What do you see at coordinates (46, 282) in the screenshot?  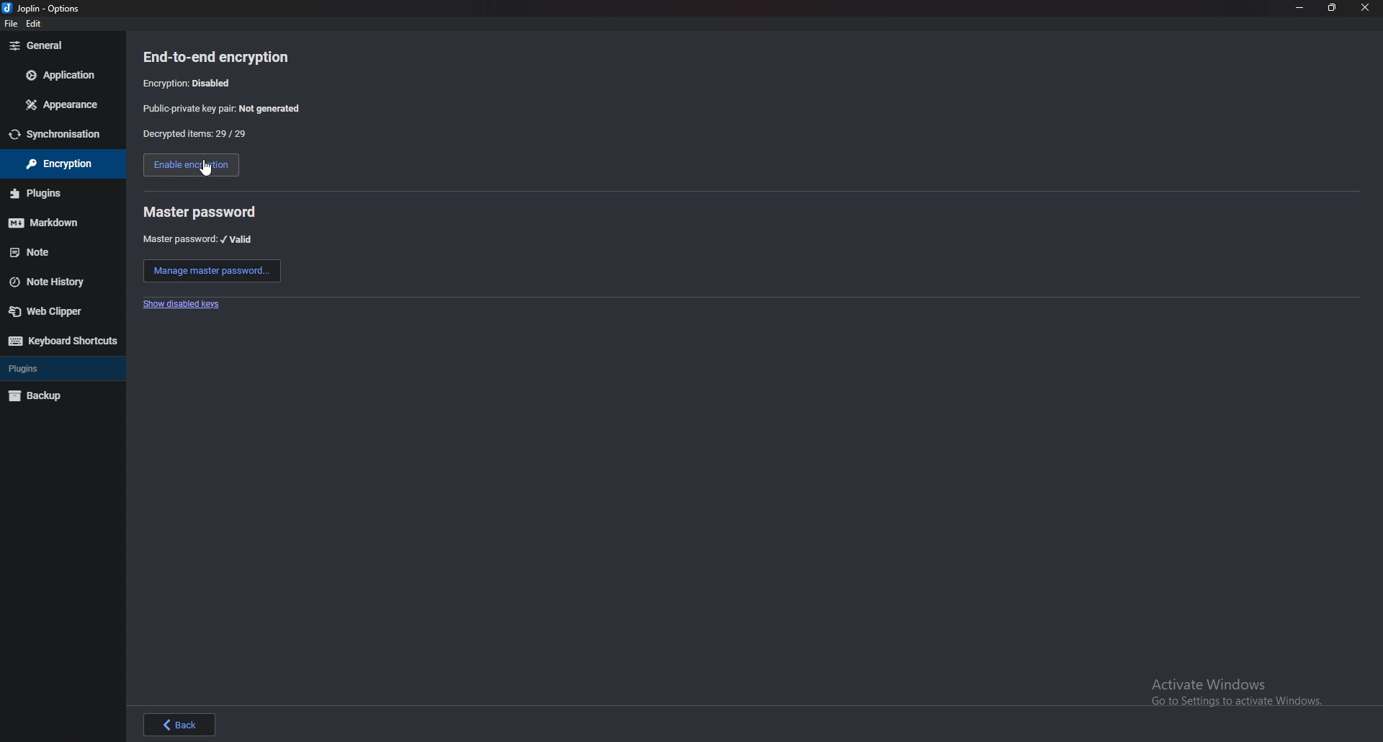 I see `` at bounding box center [46, 282].